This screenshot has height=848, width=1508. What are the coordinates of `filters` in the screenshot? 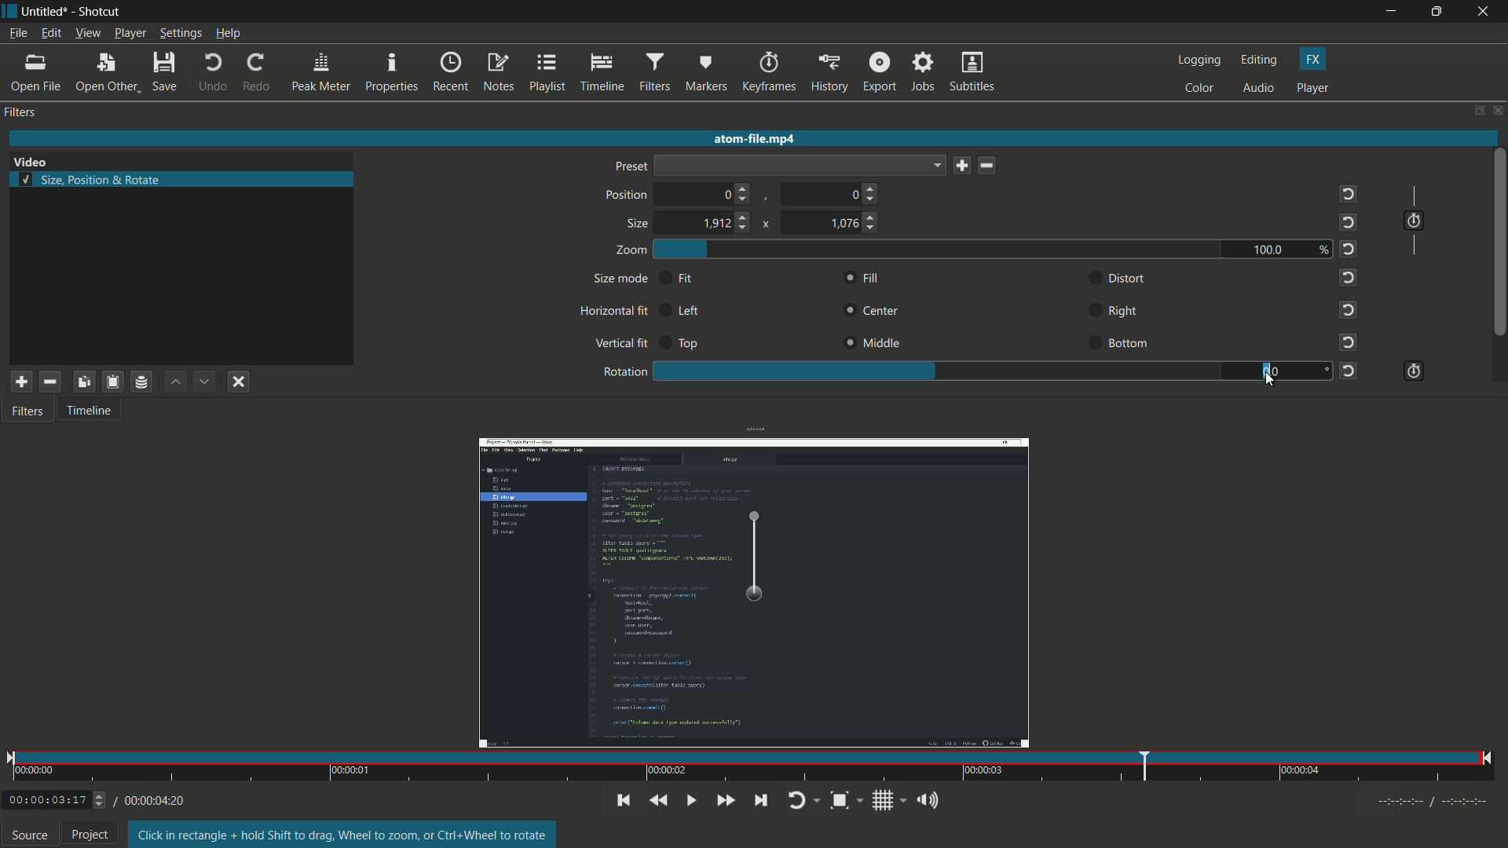 It's located at (26, 409).